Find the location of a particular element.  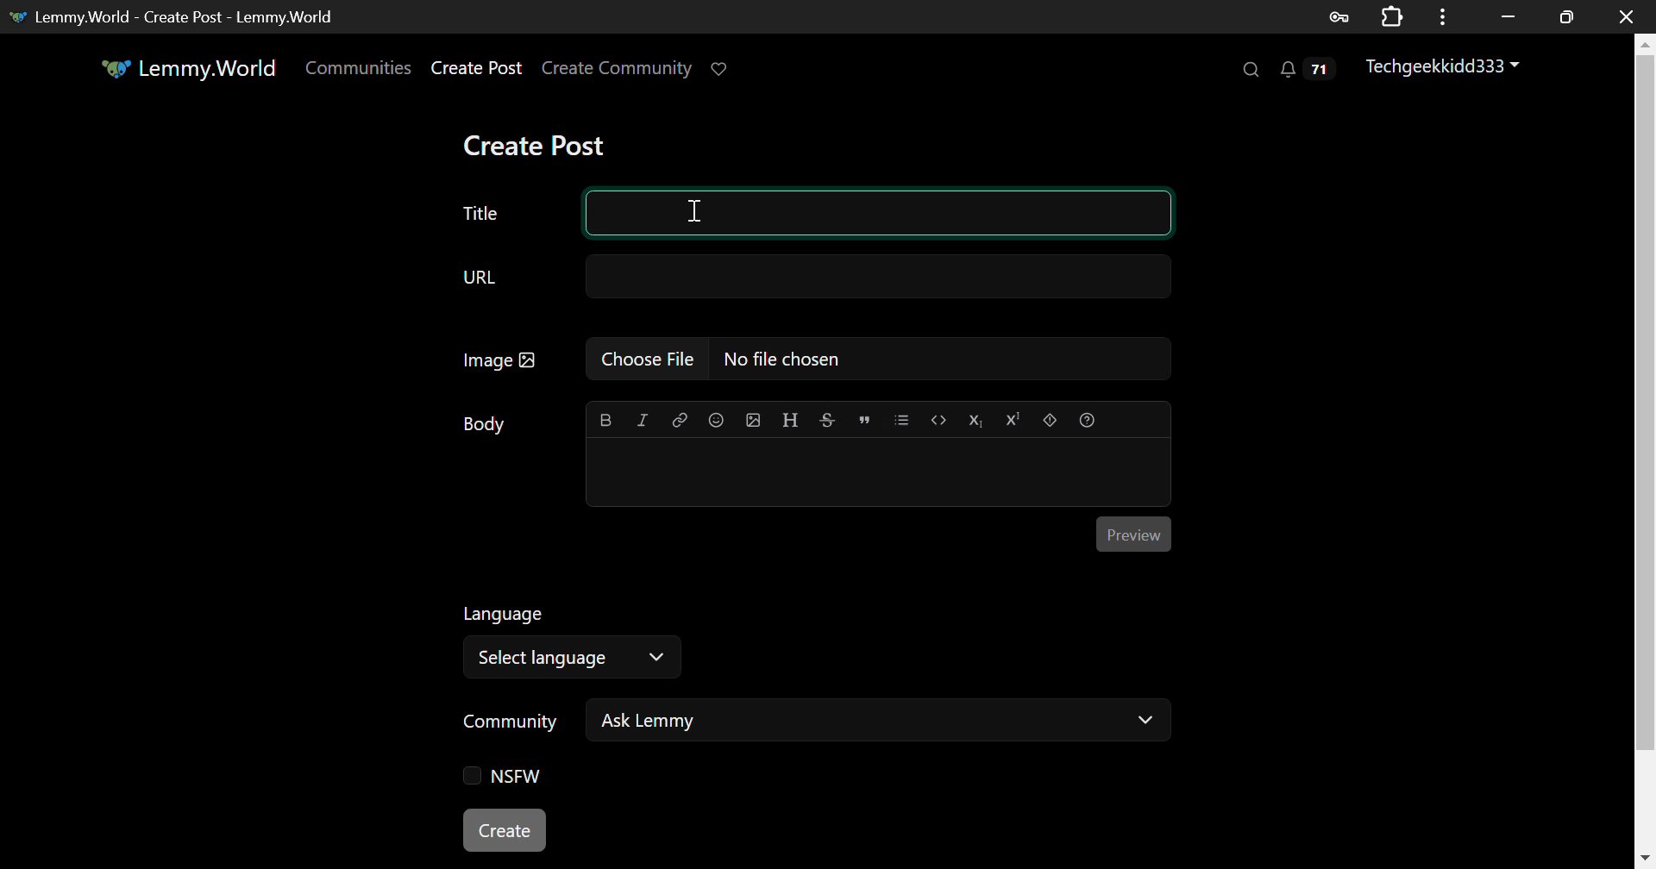

Minimize is located at coordinates (1567, 17).